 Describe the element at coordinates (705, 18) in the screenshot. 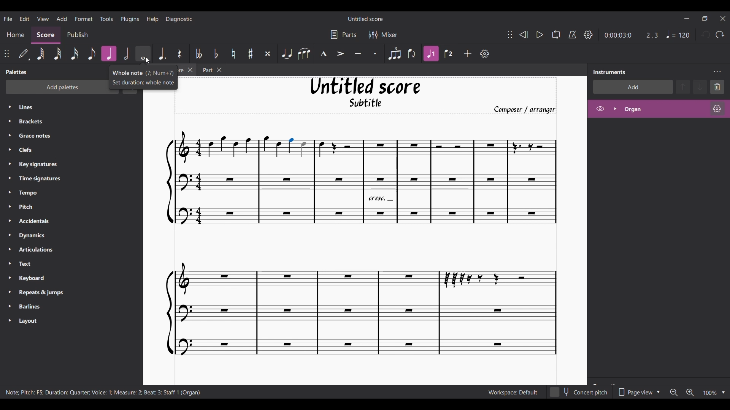

I see `Show interface in a smaller tab` at that location.